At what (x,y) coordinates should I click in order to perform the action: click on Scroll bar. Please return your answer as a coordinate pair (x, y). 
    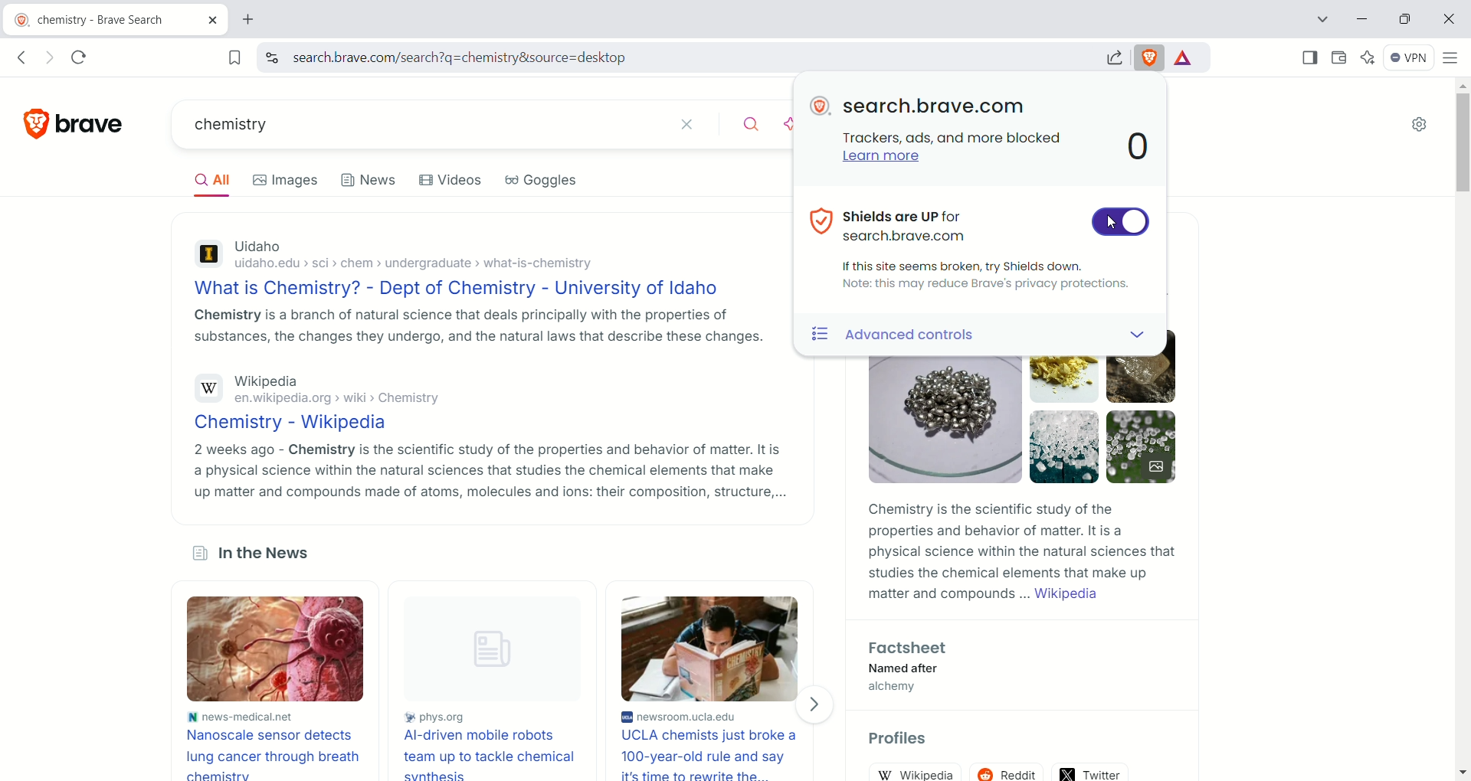
    Looking at the image, I should click on (1463, 141).